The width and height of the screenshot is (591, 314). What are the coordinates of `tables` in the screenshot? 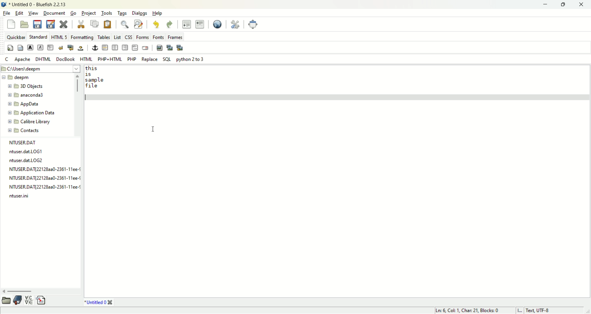 It's located at (104, 36).